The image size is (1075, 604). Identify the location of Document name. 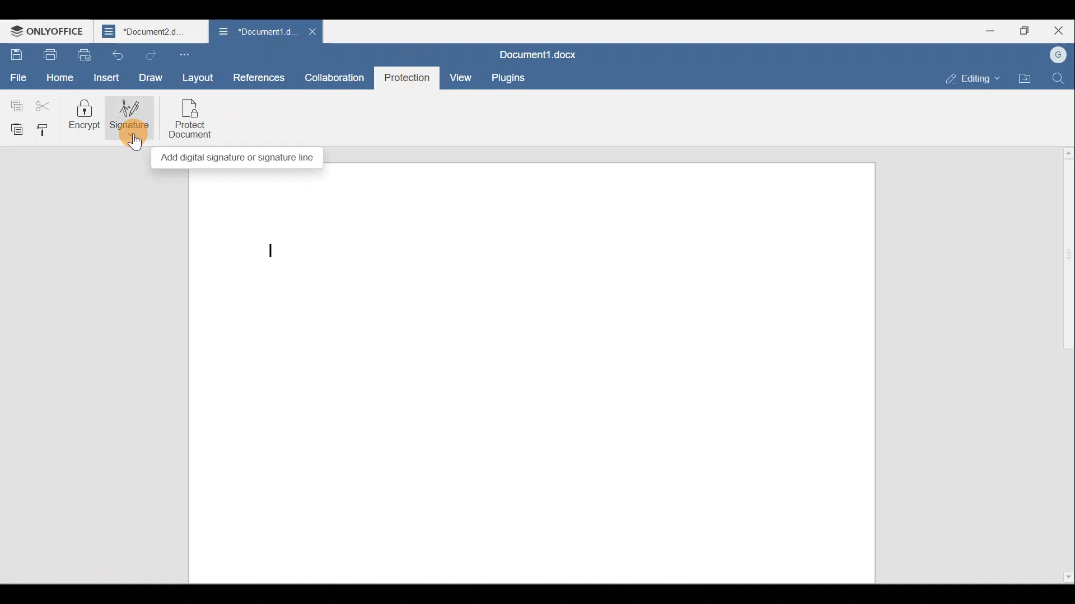
(152, 32).